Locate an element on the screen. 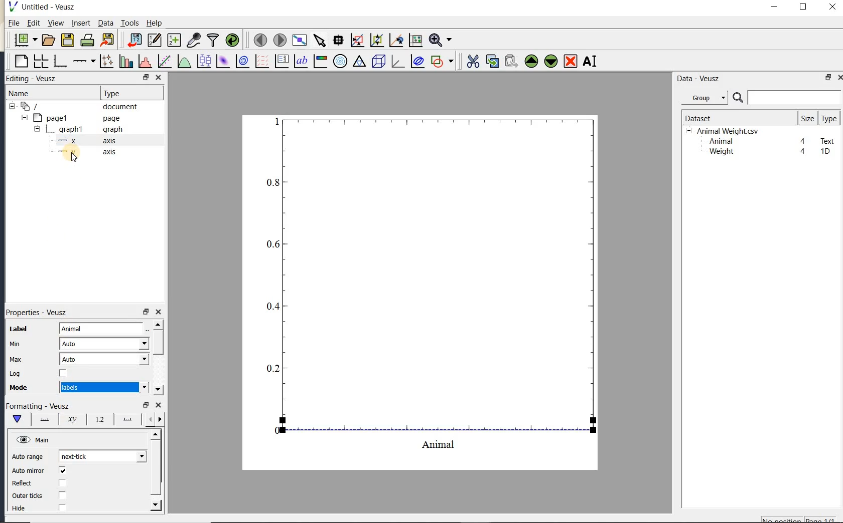 The image size is (843, 523). 3d scene is located at coordinates (377, 62).